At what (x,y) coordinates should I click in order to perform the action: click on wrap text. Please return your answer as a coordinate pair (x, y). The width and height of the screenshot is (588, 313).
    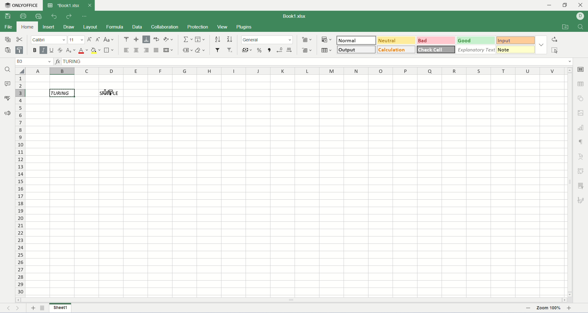
    Looking at the image, I should click on (157, 40).